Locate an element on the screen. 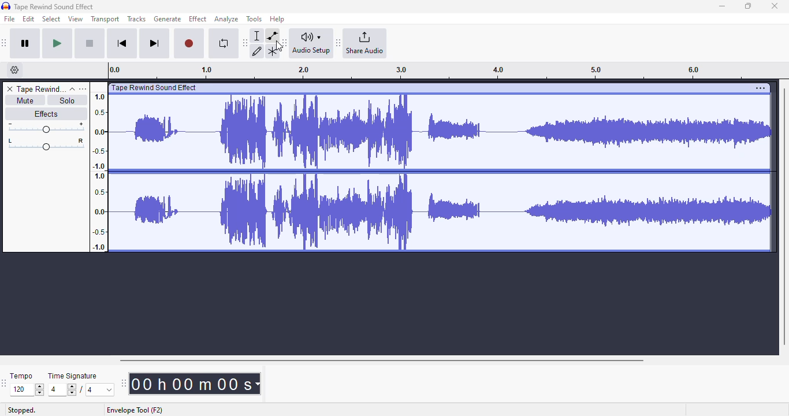  tracks is located at coordinates (136, 20).